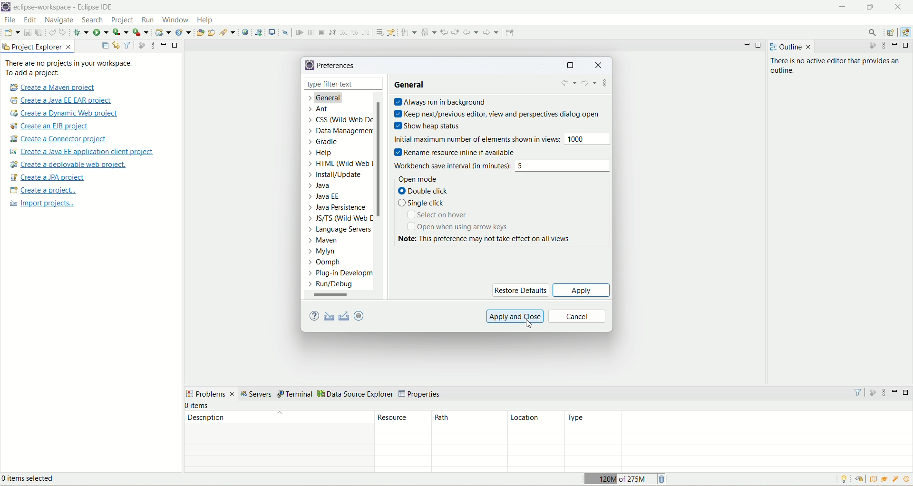  Describe the element at coordinates (175, 46) in the screenshot. I see `maximize` at that location.